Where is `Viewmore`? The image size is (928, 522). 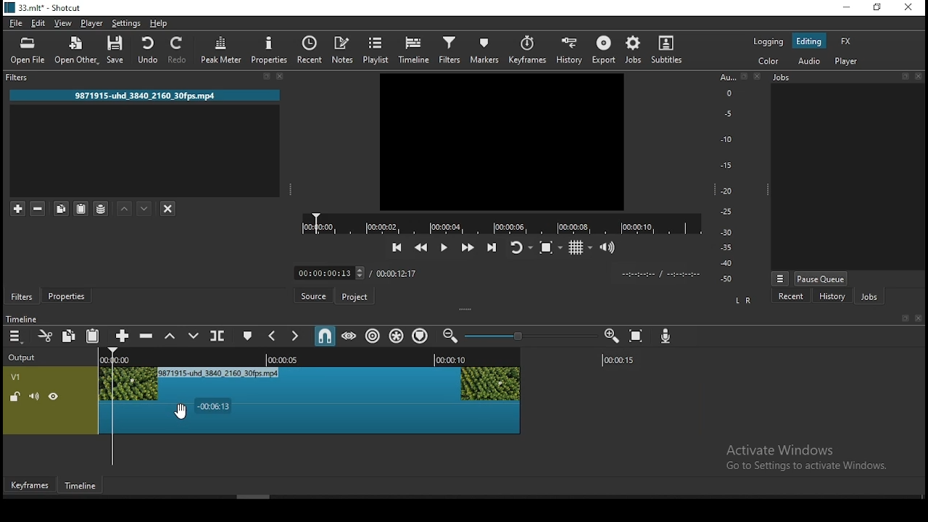
Viewmore is located at coordinates (782, 278).